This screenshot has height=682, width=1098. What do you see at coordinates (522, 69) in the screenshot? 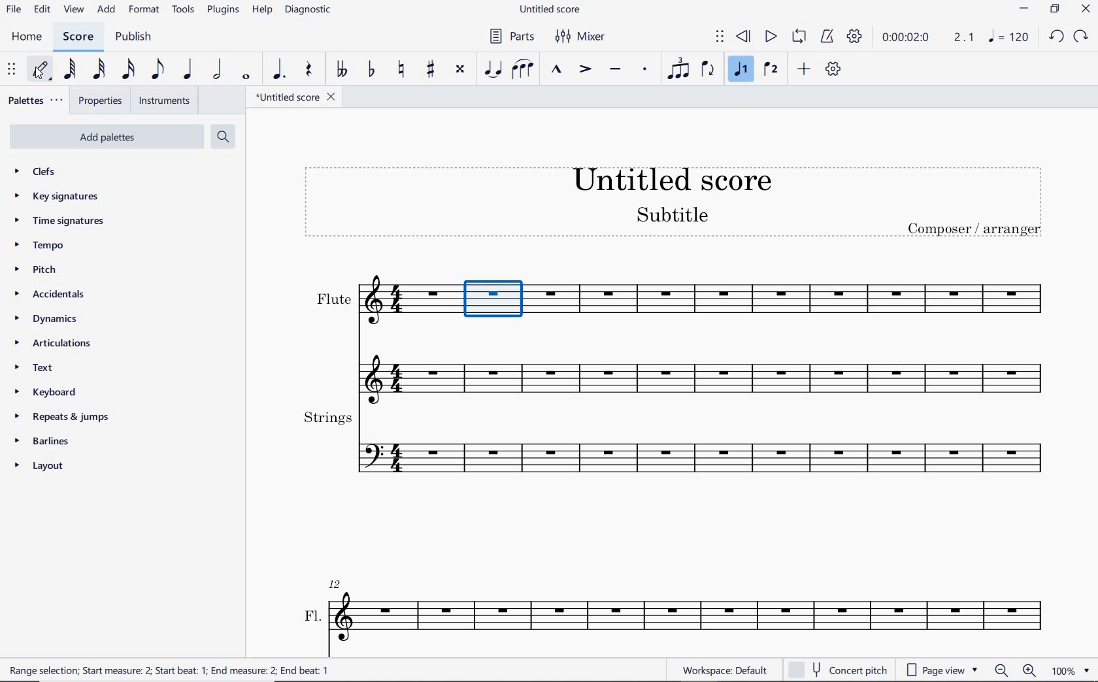
I see `SLUR` at bounding box center [522, 69].